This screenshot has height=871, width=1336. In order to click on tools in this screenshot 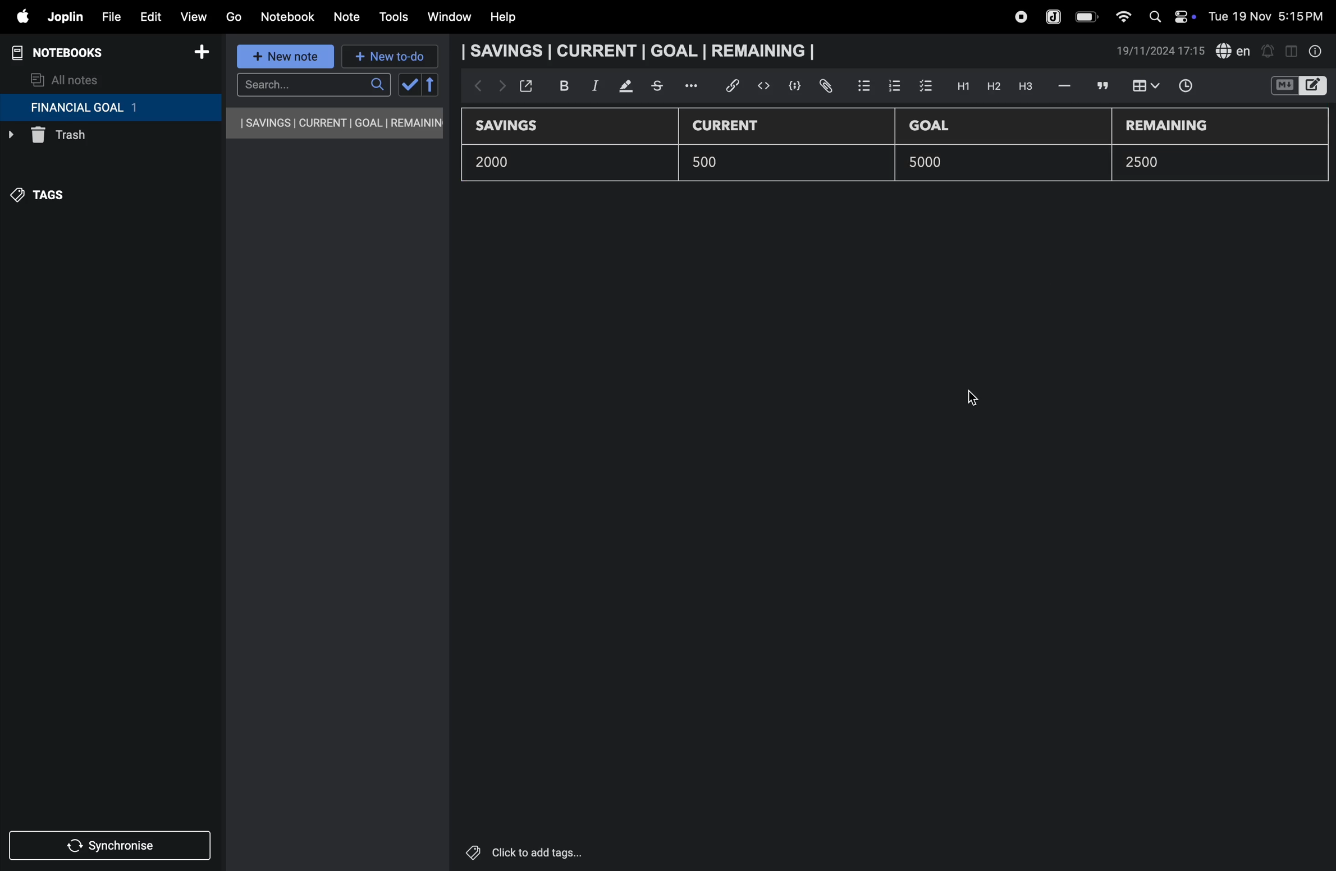, I will do `click(392, 17)`.